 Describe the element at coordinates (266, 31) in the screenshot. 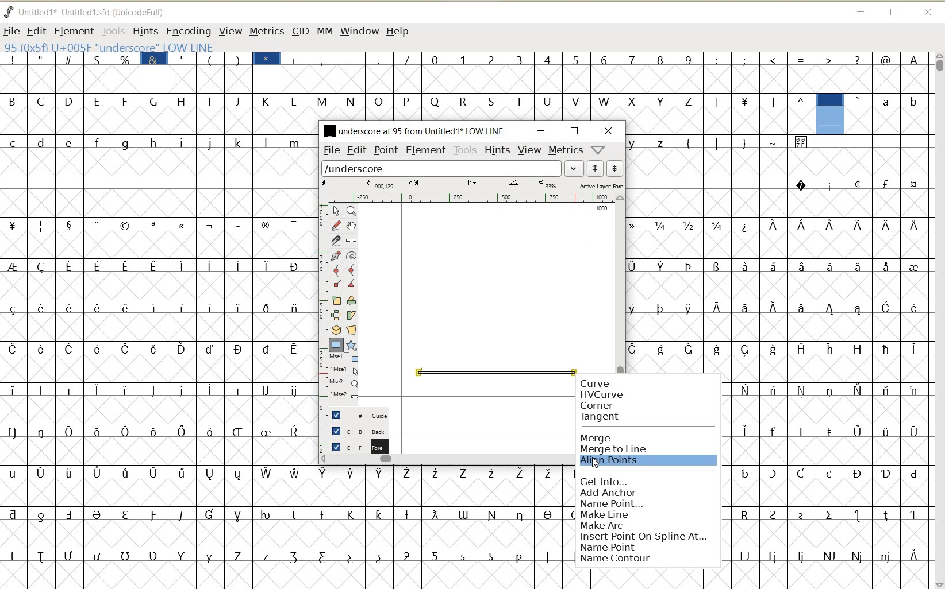

I see `METRICS` at that location.